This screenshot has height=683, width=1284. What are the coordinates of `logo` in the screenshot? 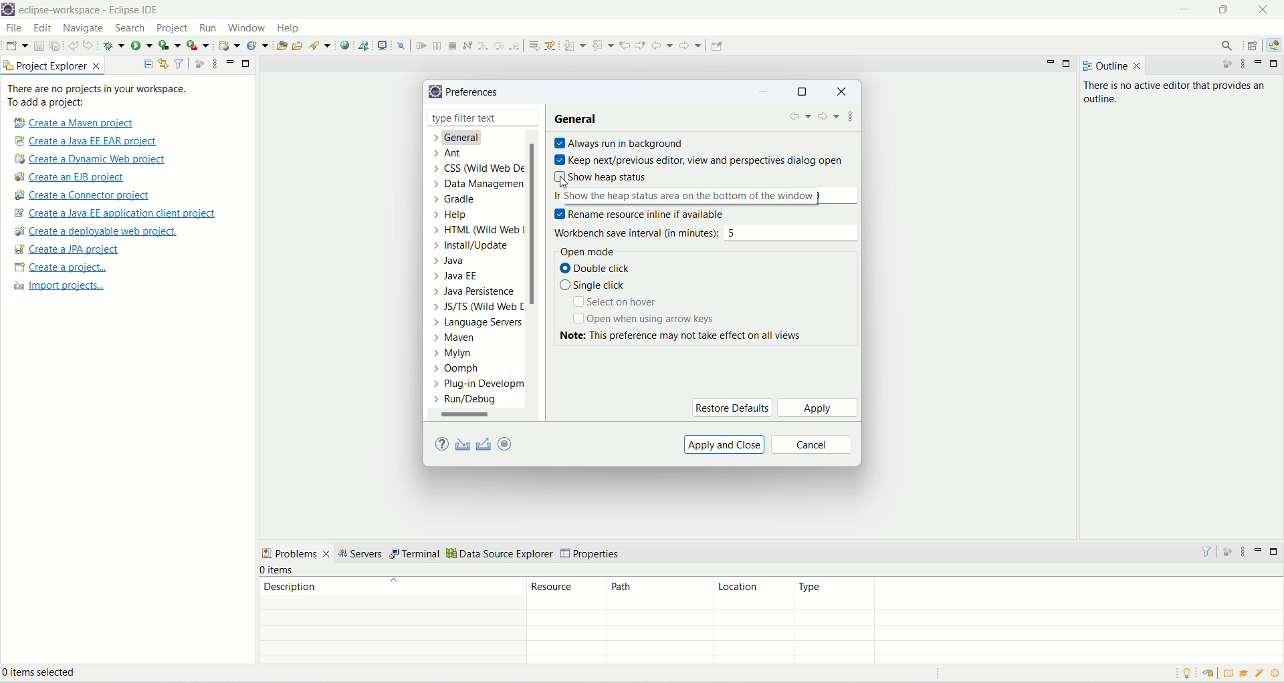 It's located at (9, 10).